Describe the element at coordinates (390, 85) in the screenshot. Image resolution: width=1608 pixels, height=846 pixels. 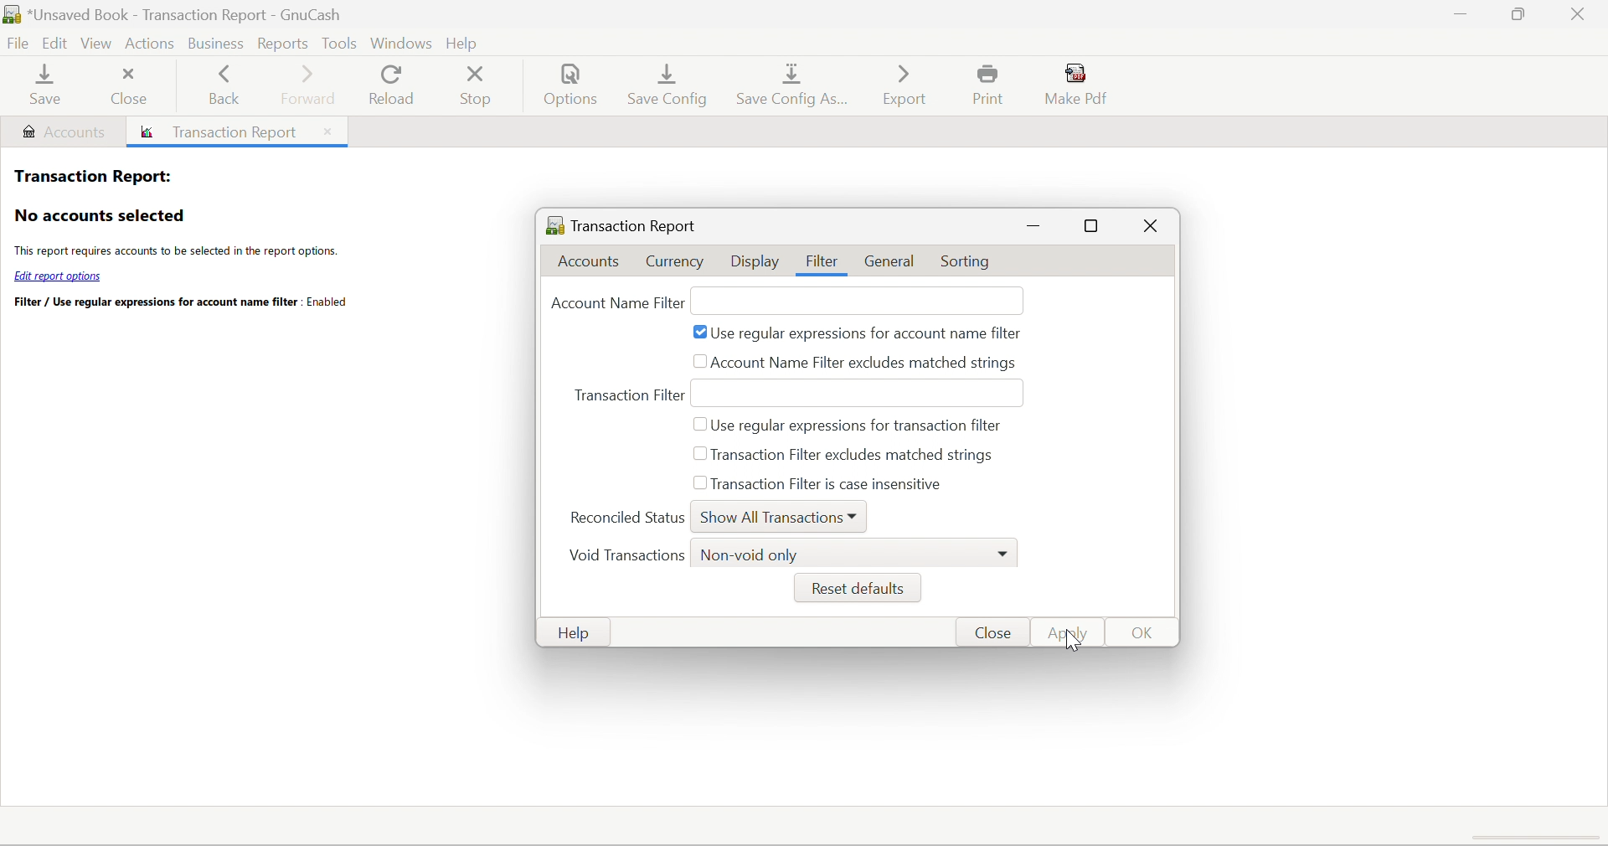
I see `Reload` at that location.